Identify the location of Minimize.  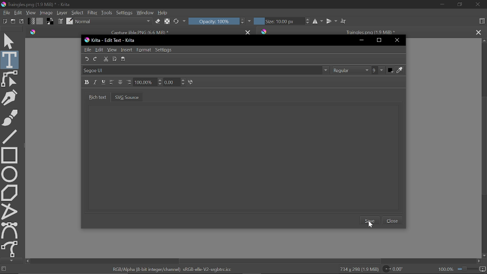
(360, 40).